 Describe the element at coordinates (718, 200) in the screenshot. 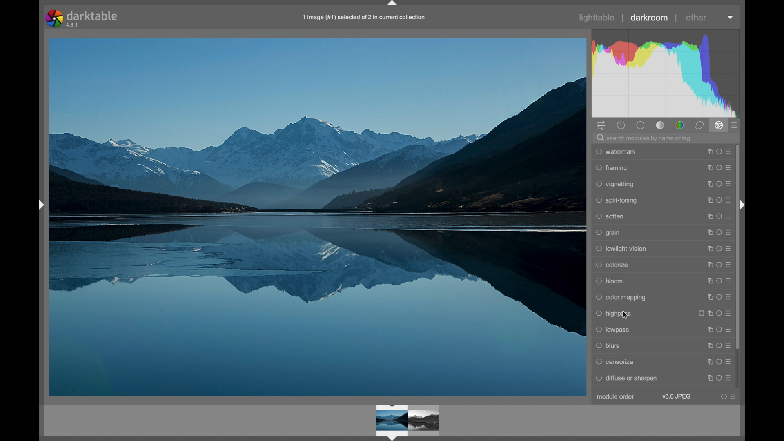

I see `more options` at that location.